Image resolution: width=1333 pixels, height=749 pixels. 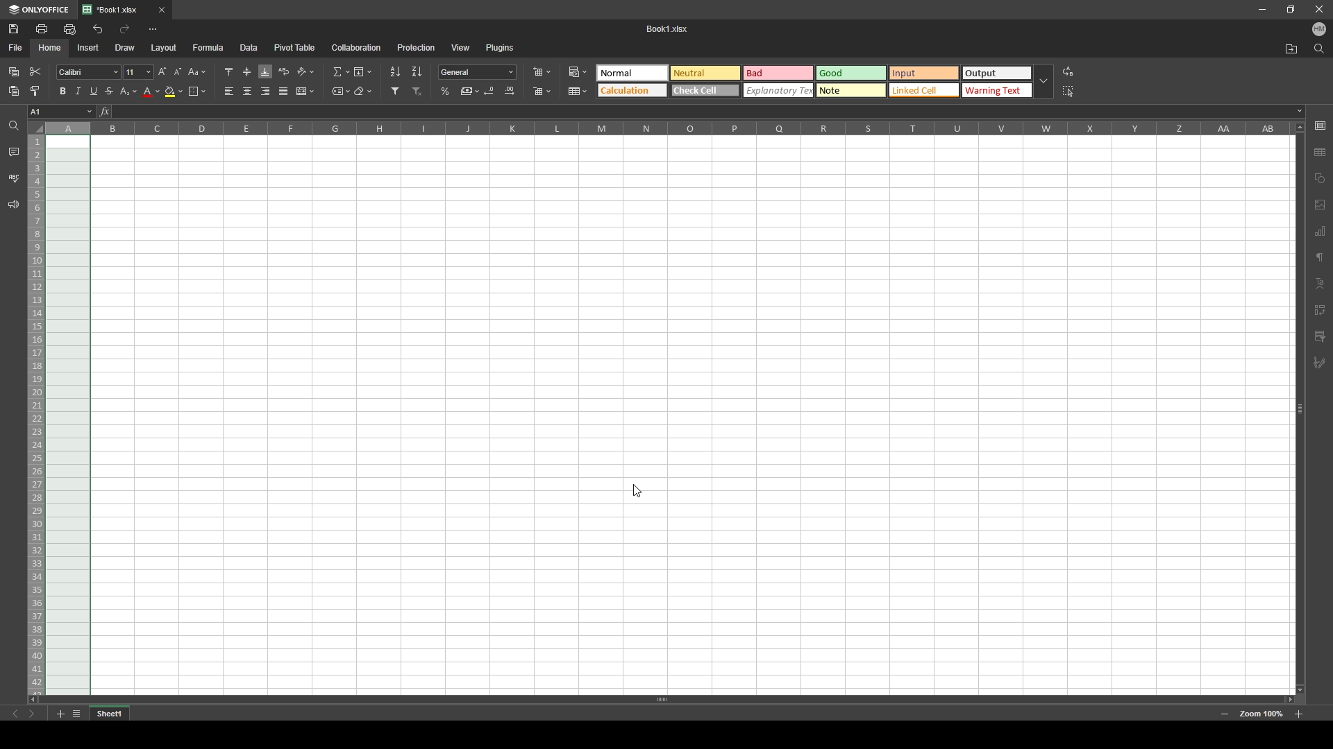 I want to click on number format, so click(x=478, y=71).